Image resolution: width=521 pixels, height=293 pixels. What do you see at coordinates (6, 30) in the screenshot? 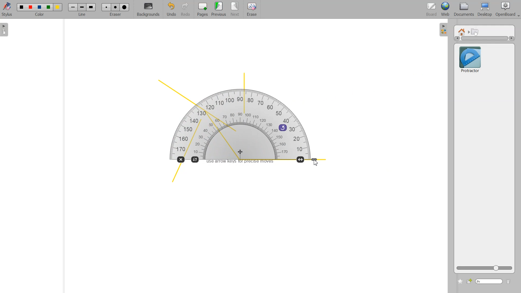
I see `Sidebar` at bounding box center [6, 30].